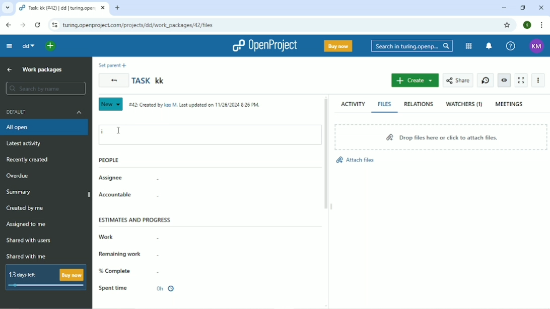 The image size is (550, 309). Describe the element at coordinates (540, 25) in the screenshot. I see `Customize and control google chrome` at that location.